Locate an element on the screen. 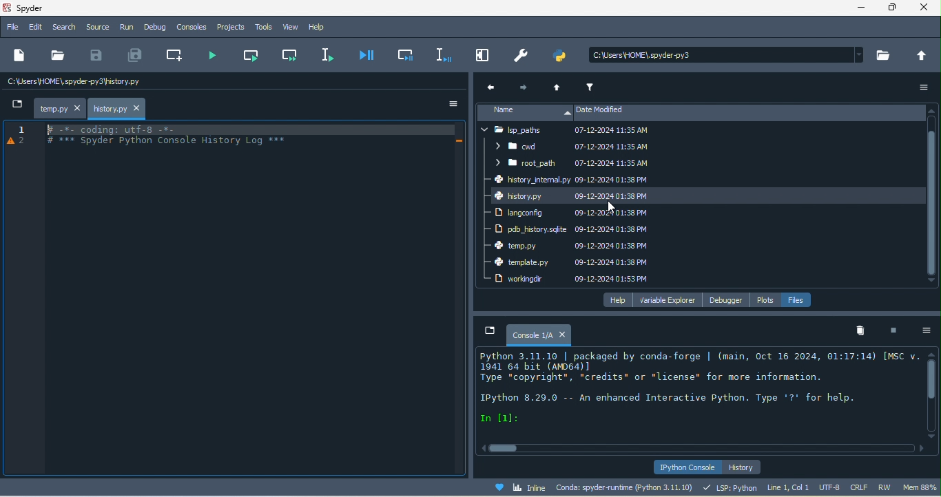 This screenshot has width=941, height=497. debug is located at coordinates (154, 27).